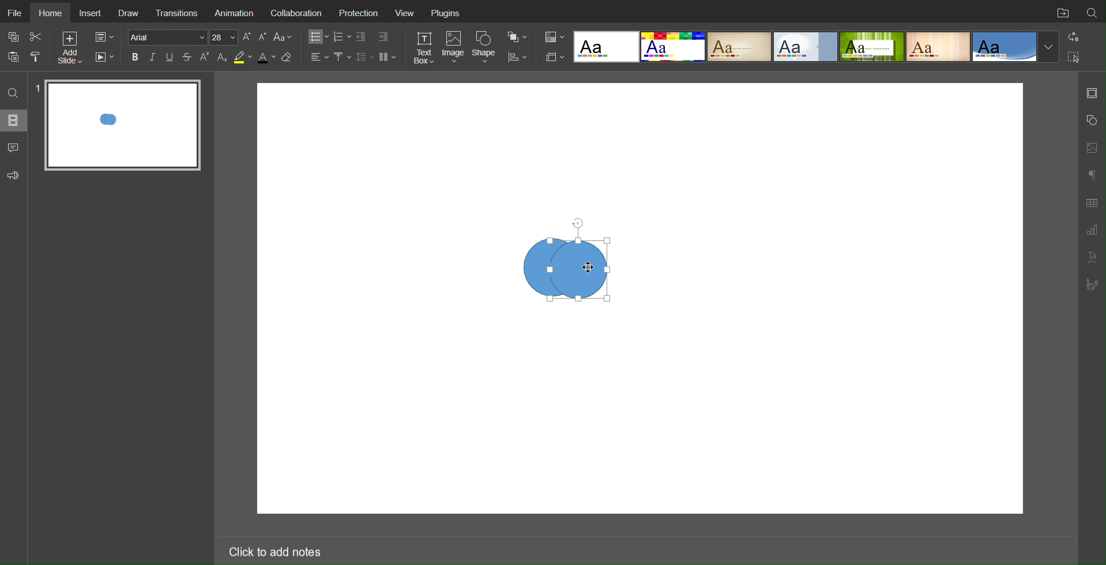 The height and width of the screenshot is (565, 1106). I want to click on Shape Settings, so click(1091, 120).